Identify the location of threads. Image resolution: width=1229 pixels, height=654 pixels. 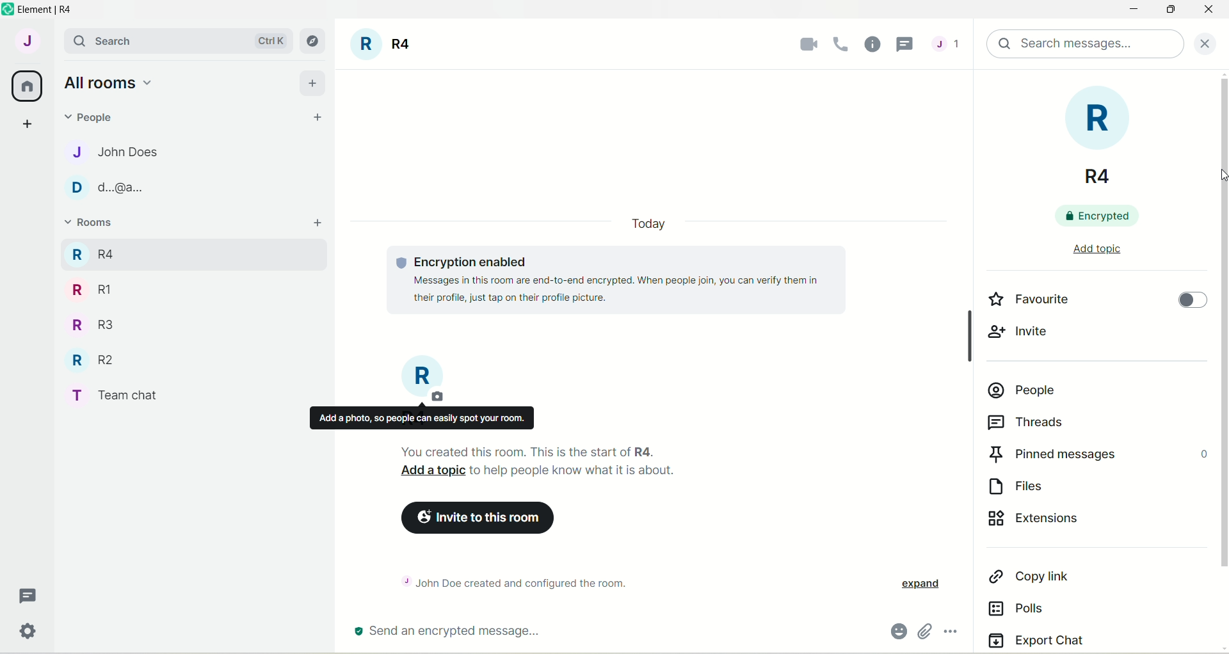
(29, 596).